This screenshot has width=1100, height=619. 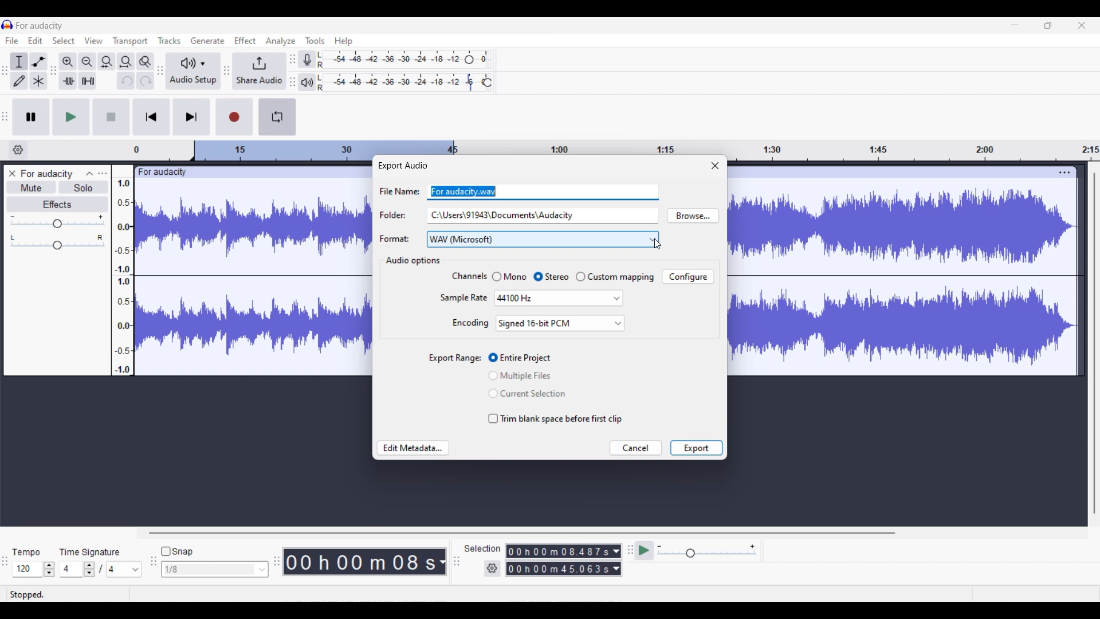 What do you see at coordinates (615, 277) in the screenshot?
I see `Toggle for Custom mapping` at bounding box center [615, 277].